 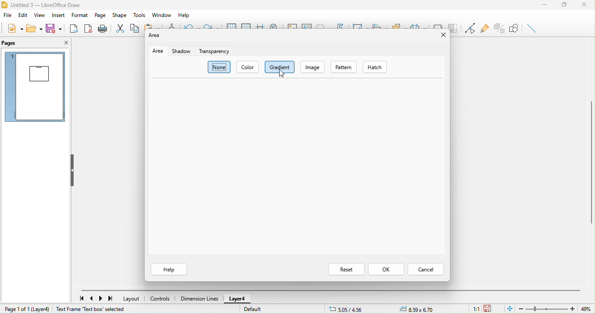 I want to click on undo, so click(x=190, y=24).